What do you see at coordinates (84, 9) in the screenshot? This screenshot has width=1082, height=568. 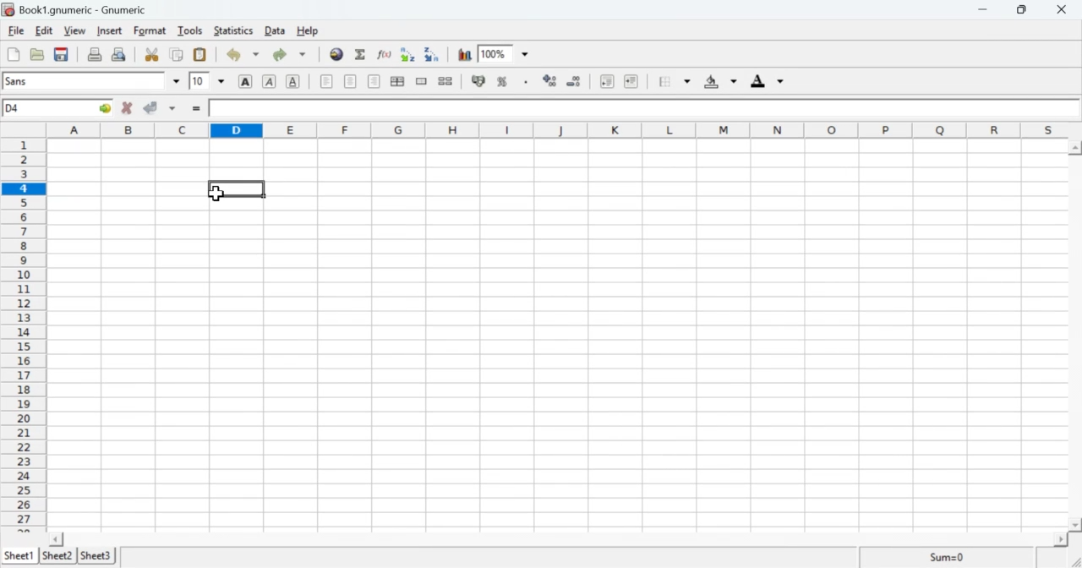 I see `Book1.gnumeric - Gnumeric` at bounding box center [84, 9].